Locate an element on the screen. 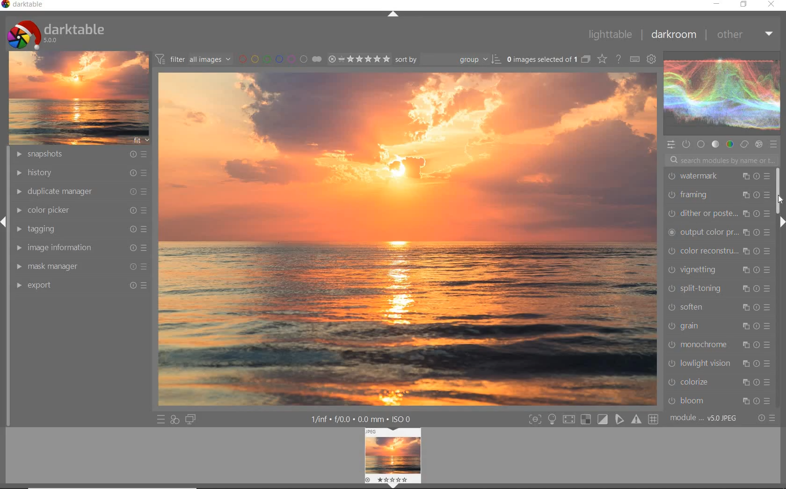  IMAGE PREVIEW is located at coordinates (393, 459).